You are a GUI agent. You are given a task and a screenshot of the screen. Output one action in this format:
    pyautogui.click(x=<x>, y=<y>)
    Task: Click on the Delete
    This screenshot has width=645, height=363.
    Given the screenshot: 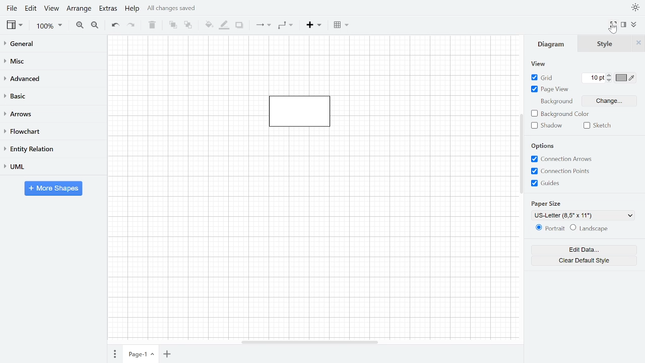 What is the action you would take?
    pyautogui.click(x=152, y=25)
    